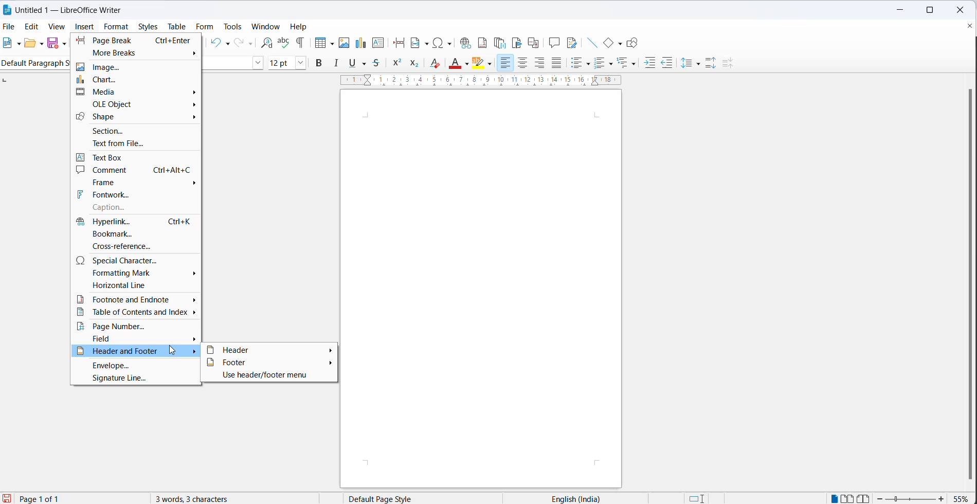  I want to click on font color options, so click(466, 63).